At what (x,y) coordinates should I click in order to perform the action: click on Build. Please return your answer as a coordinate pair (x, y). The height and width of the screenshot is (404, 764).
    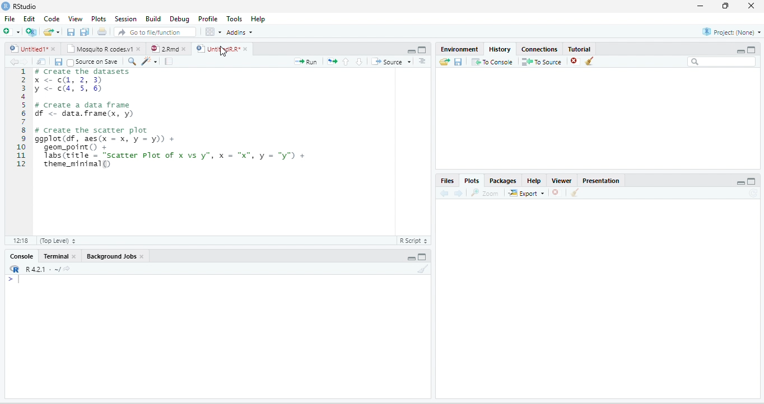
    Looking at the image, I should click on (152, 18).